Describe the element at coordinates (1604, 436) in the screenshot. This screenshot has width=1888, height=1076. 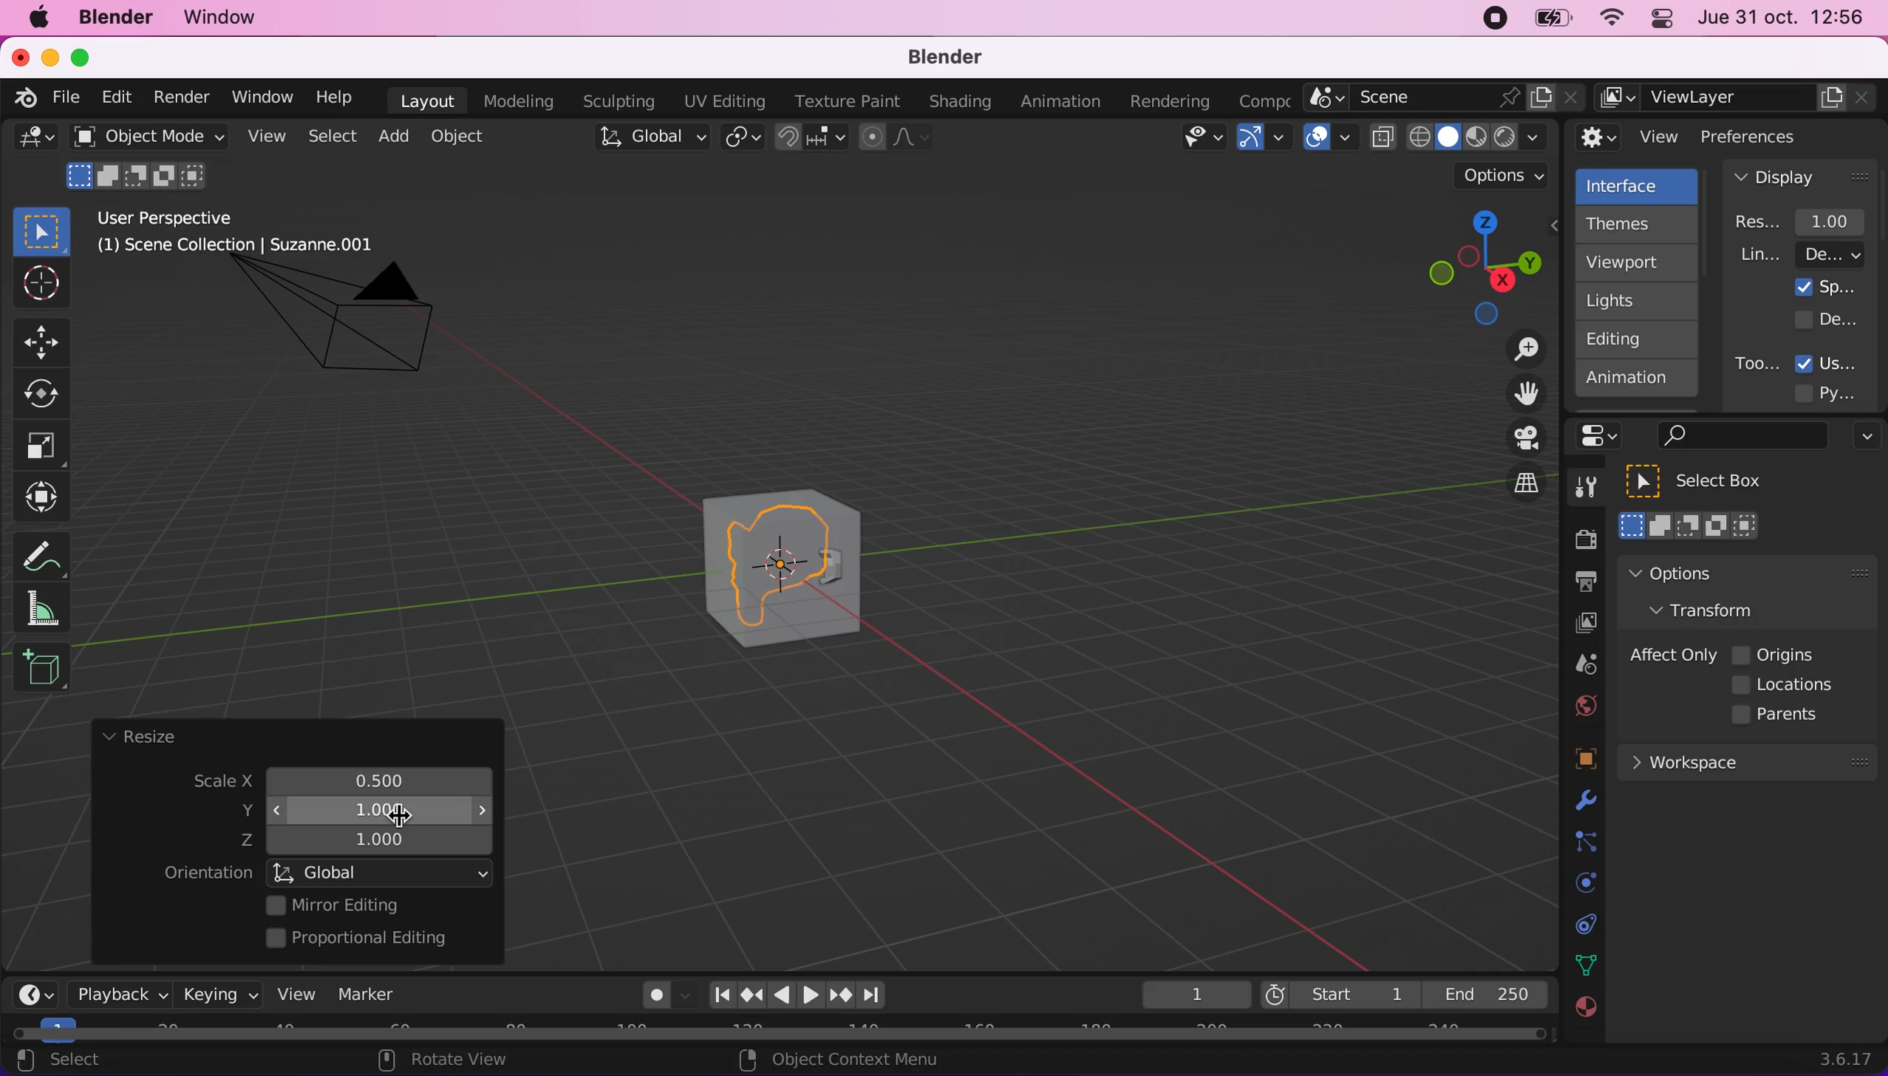
I see `panel control` at that location.